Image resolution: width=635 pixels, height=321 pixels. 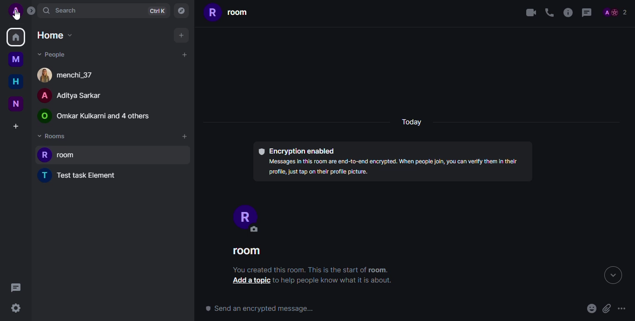 What do you see at coordinates (52, 54) in the screenshot?
I see `people dropdown` at bounding box center [52, 54].